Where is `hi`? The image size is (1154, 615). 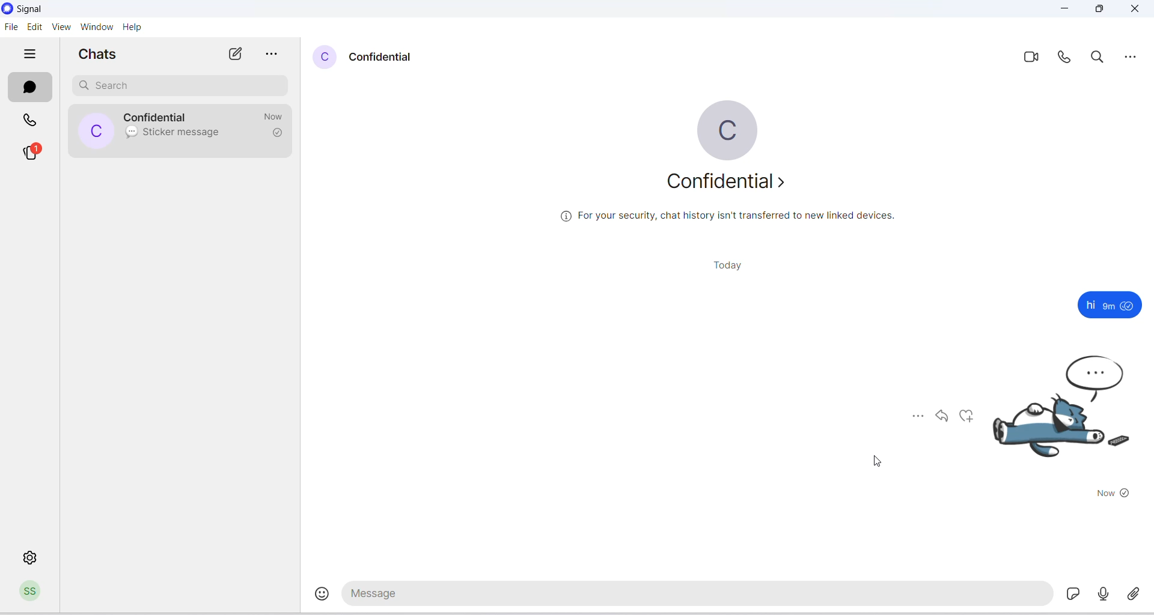 hi is located at coordinates (1090, 305).